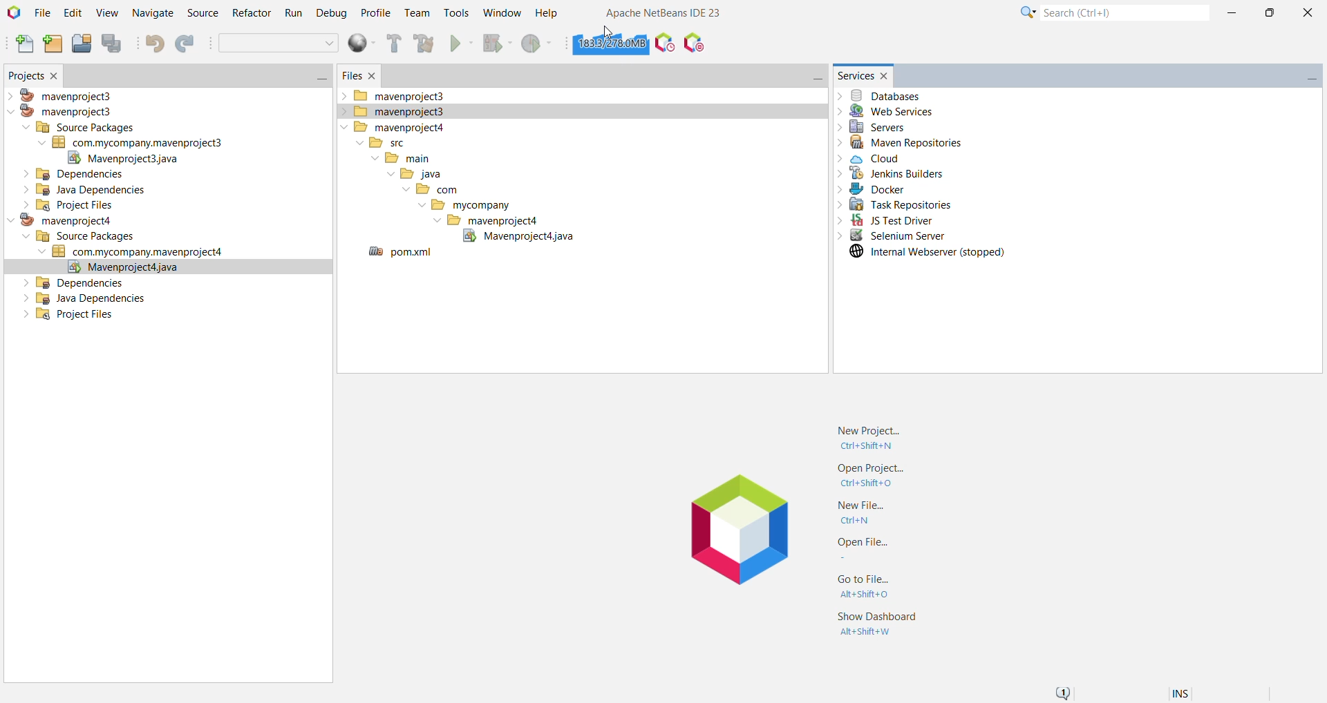 The height and width of the screenshot is (703, 1327). I want to click on Dependencies, so click(75, 282).